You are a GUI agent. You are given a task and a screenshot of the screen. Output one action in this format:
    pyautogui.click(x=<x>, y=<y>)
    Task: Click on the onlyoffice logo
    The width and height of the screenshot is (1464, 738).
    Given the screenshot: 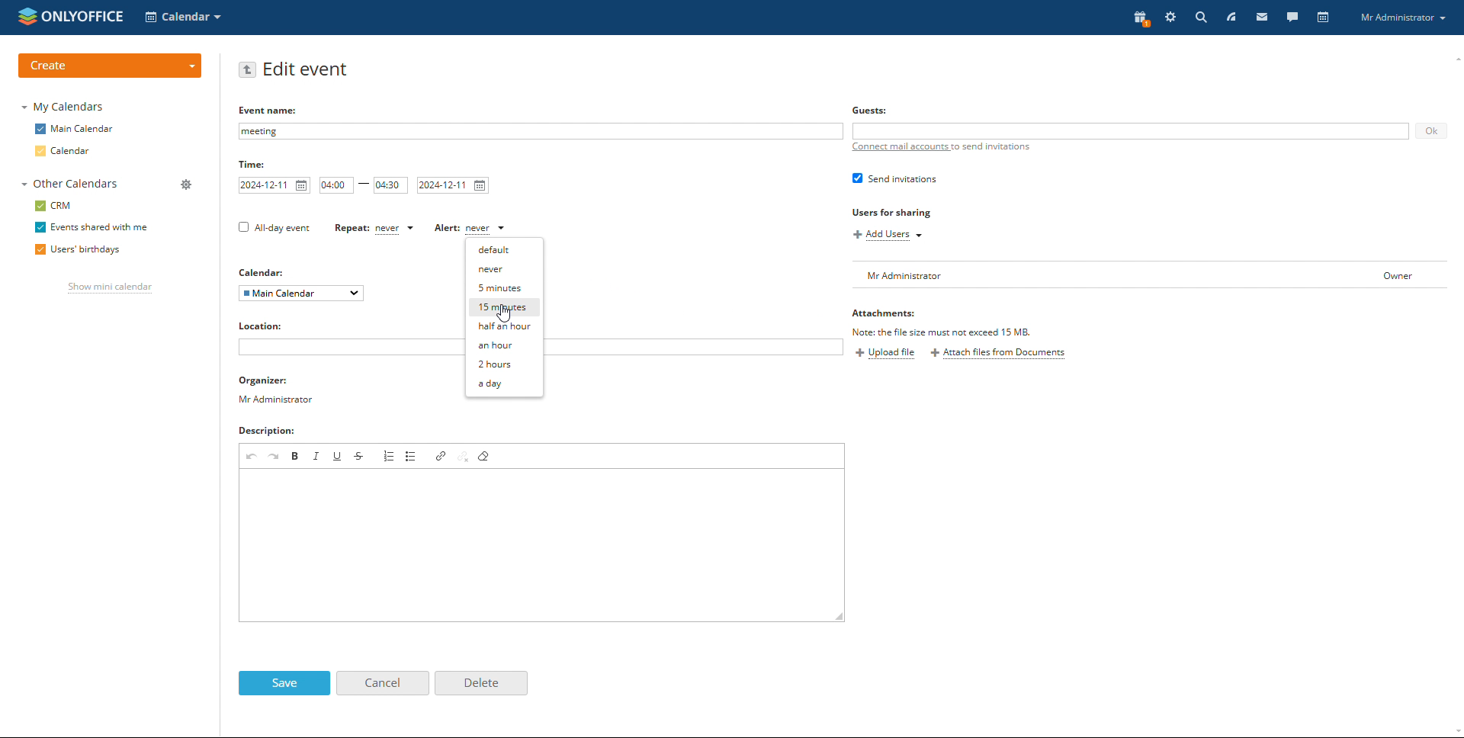 What is the action you would take?
    pyautogui.click(x=28, y=18)
    